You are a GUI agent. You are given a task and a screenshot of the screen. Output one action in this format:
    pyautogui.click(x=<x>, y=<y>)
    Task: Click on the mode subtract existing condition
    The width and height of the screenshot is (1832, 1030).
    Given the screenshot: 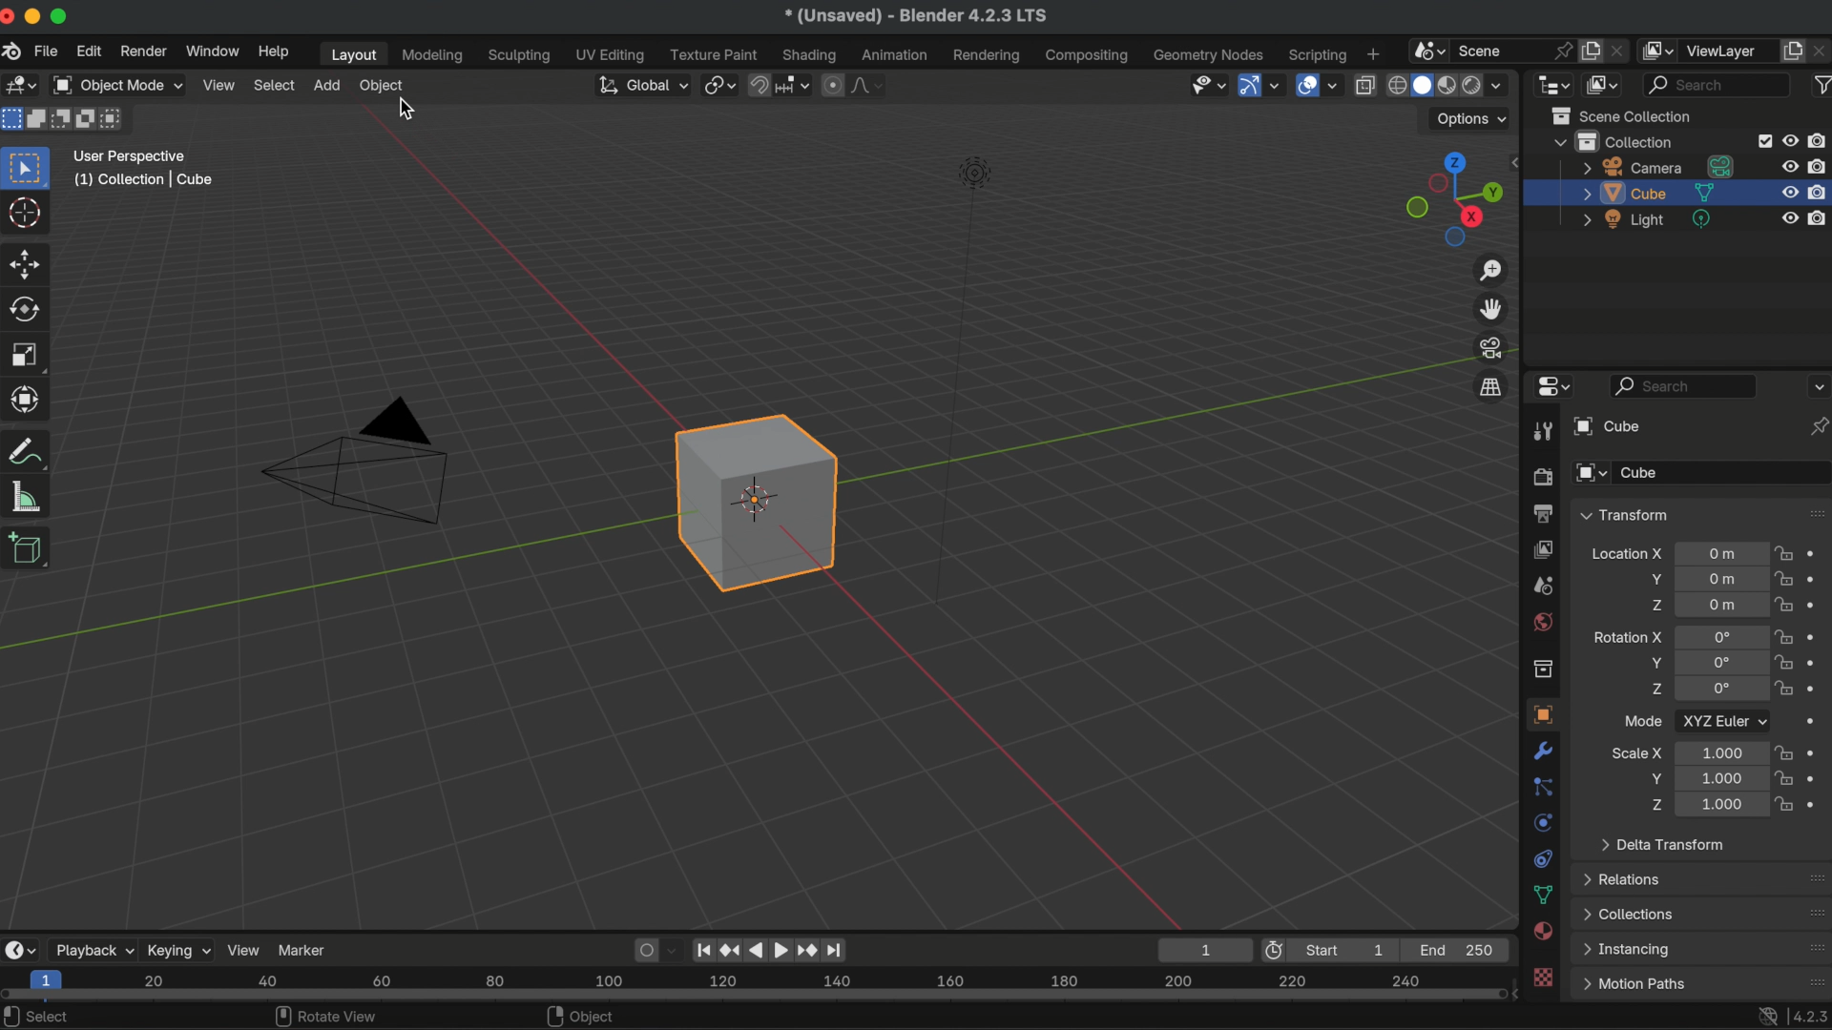 What is the action you would take?
    pyautogui.click(x=62, y=119)
    